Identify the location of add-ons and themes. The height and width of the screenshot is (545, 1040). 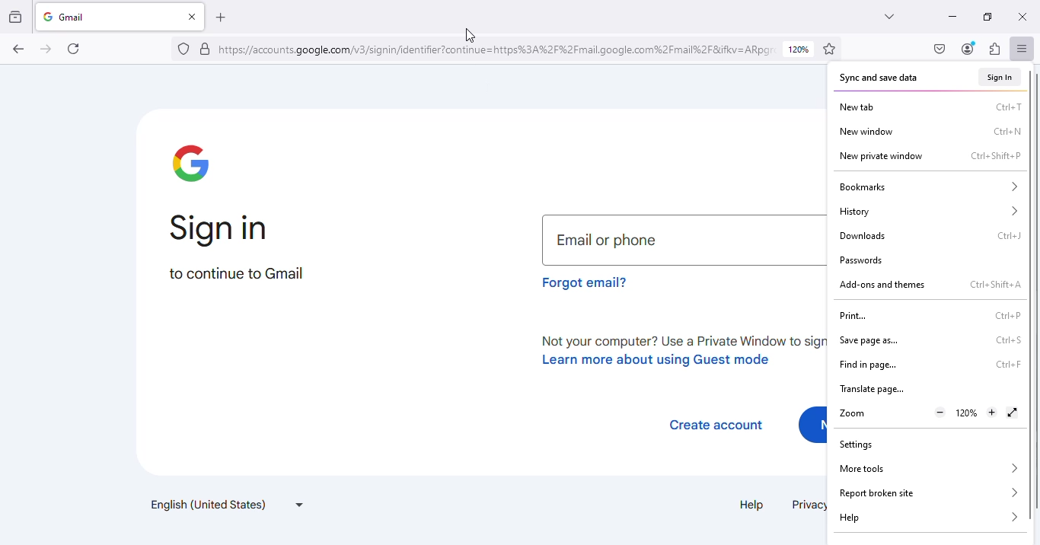
(882, 285).